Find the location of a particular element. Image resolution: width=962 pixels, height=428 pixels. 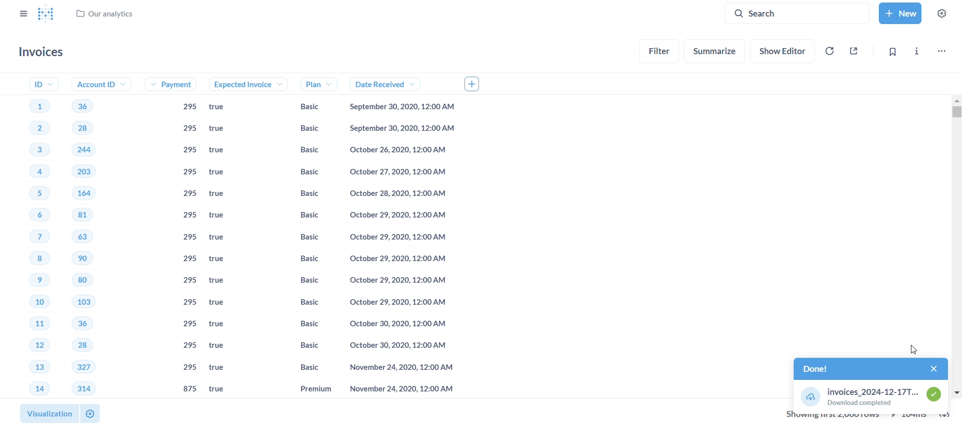

13 is located at coordinates (28, 368).